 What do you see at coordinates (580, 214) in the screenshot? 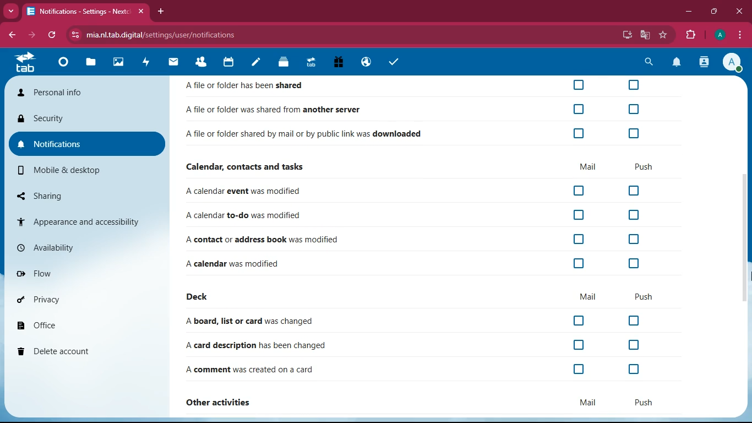
I see `off` at bounding box center [580, 214].